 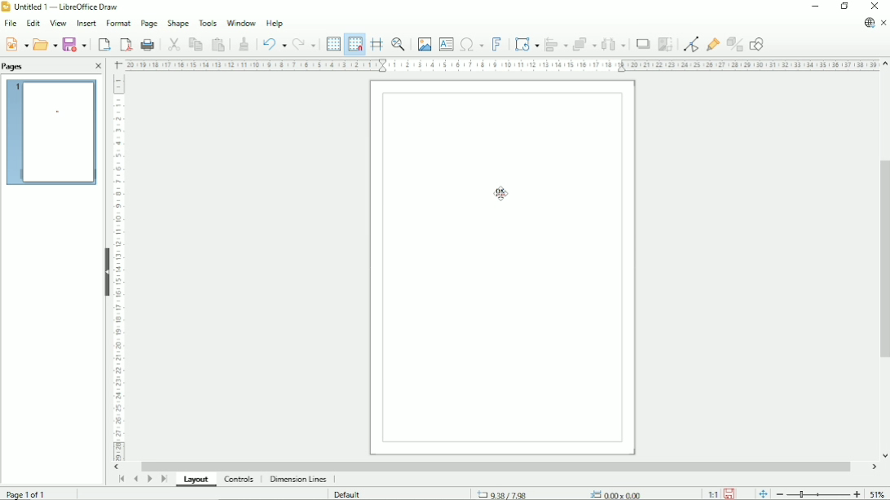 I want to click on Page, so click(x=148, y=24).